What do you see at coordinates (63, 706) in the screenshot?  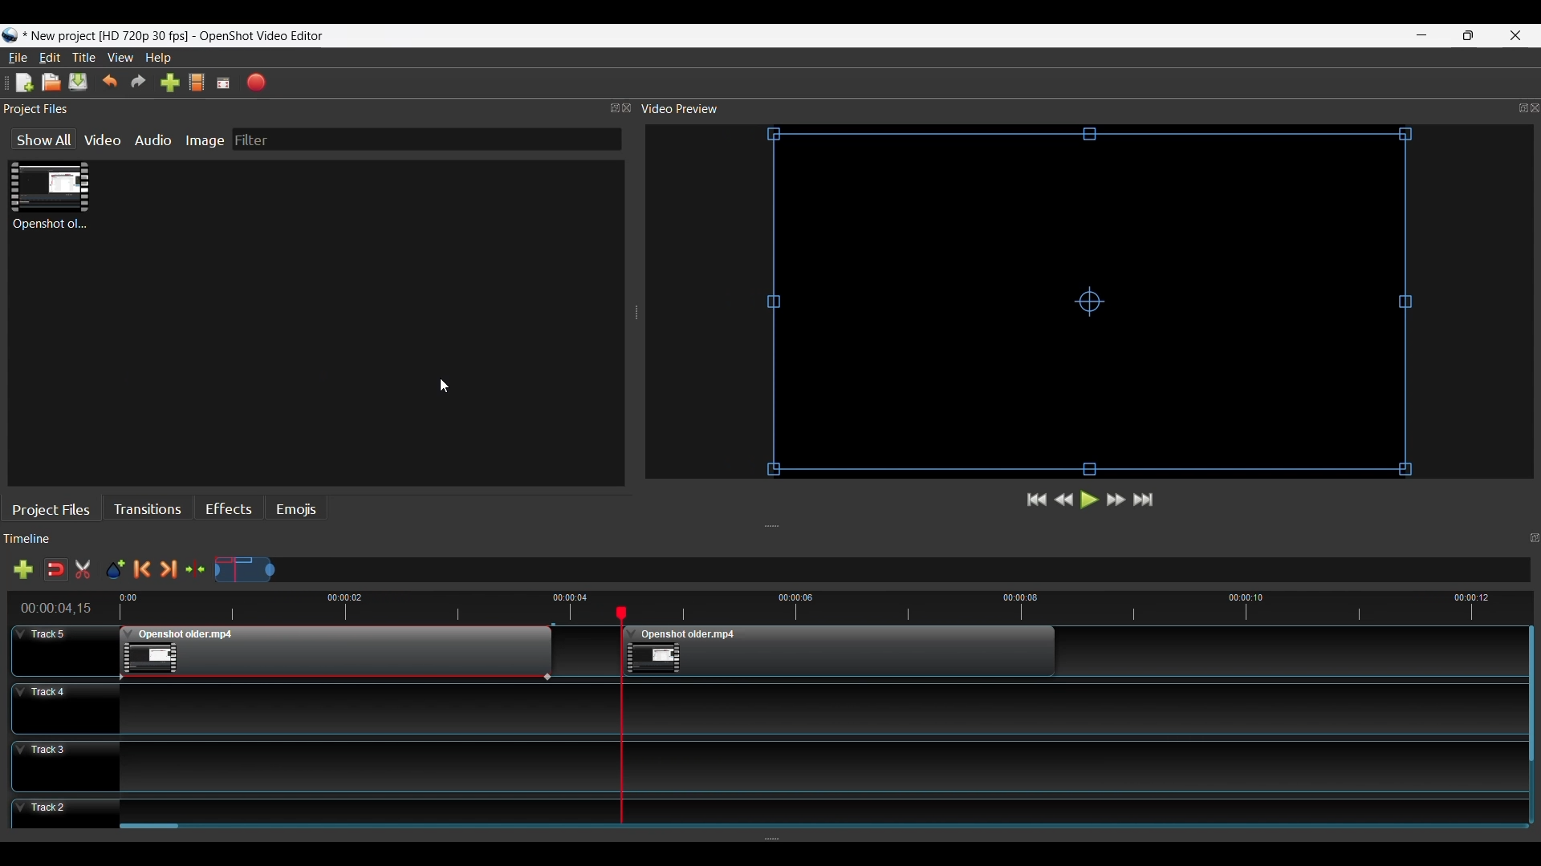 I see `Track Header` at bounding box center [63, 706].